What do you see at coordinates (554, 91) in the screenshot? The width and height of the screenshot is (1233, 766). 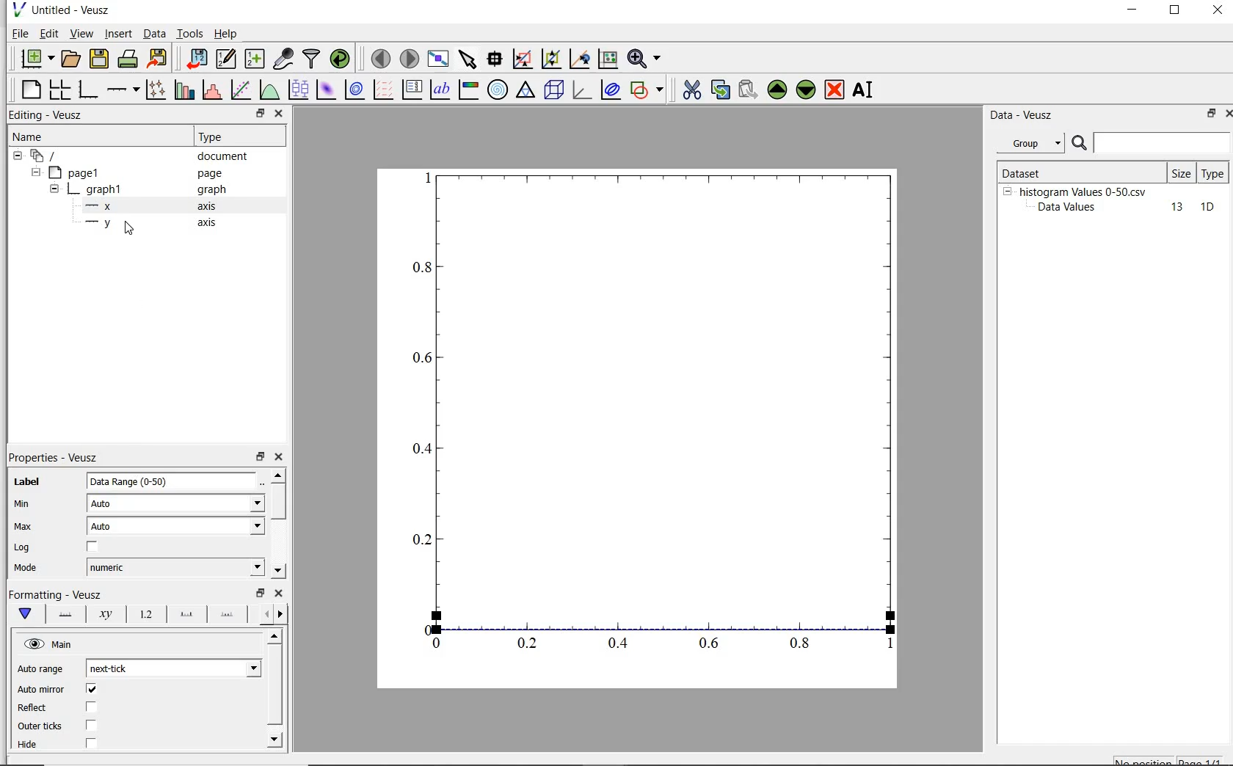 I see `3d scene` at bounding box center [554, 91].